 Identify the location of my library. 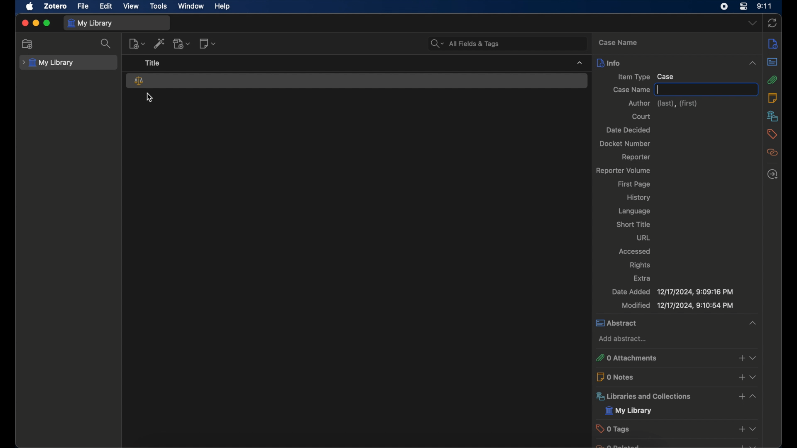
(49, 63).